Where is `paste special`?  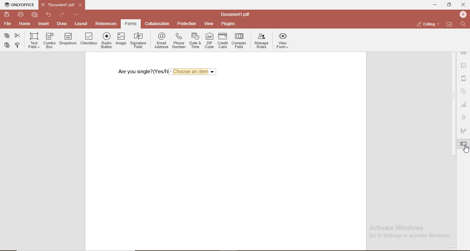
paste special is located at coordinates (8, 36).